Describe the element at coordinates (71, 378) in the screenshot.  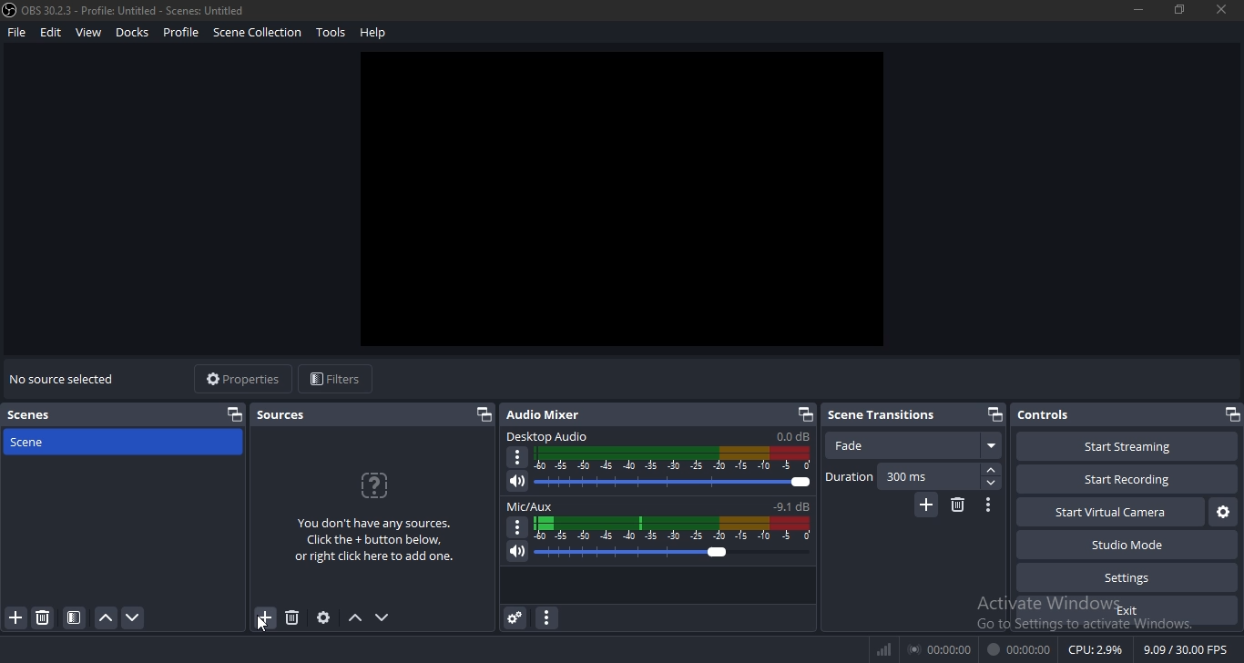
I see `text` at that location.